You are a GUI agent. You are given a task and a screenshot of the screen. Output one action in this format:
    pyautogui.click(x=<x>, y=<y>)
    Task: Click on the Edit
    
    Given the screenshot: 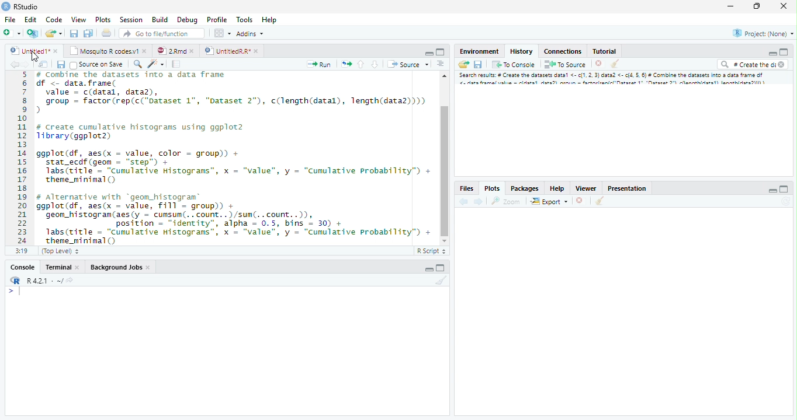 What is the action you would take?
    pyautogui.click(x=31, y=20)
    